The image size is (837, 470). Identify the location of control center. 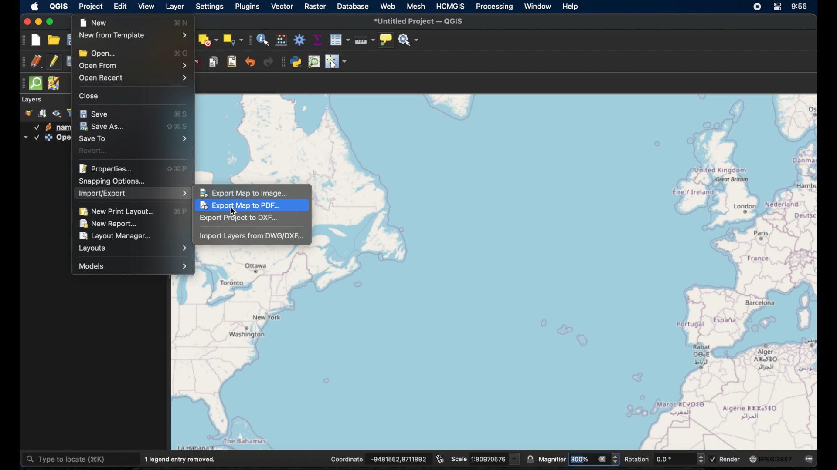
(778, 7).